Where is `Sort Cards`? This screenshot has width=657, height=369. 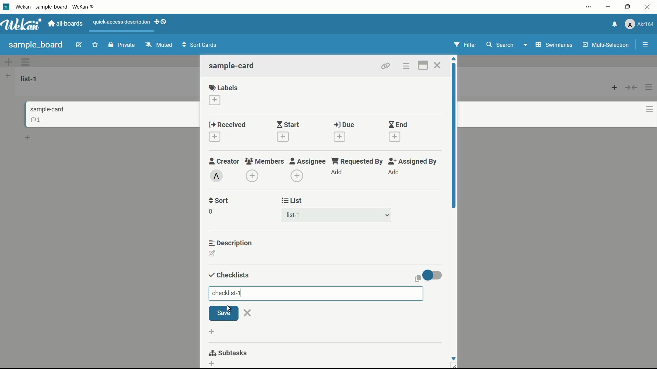
Sort Cards is located at coordinates (198, 45).